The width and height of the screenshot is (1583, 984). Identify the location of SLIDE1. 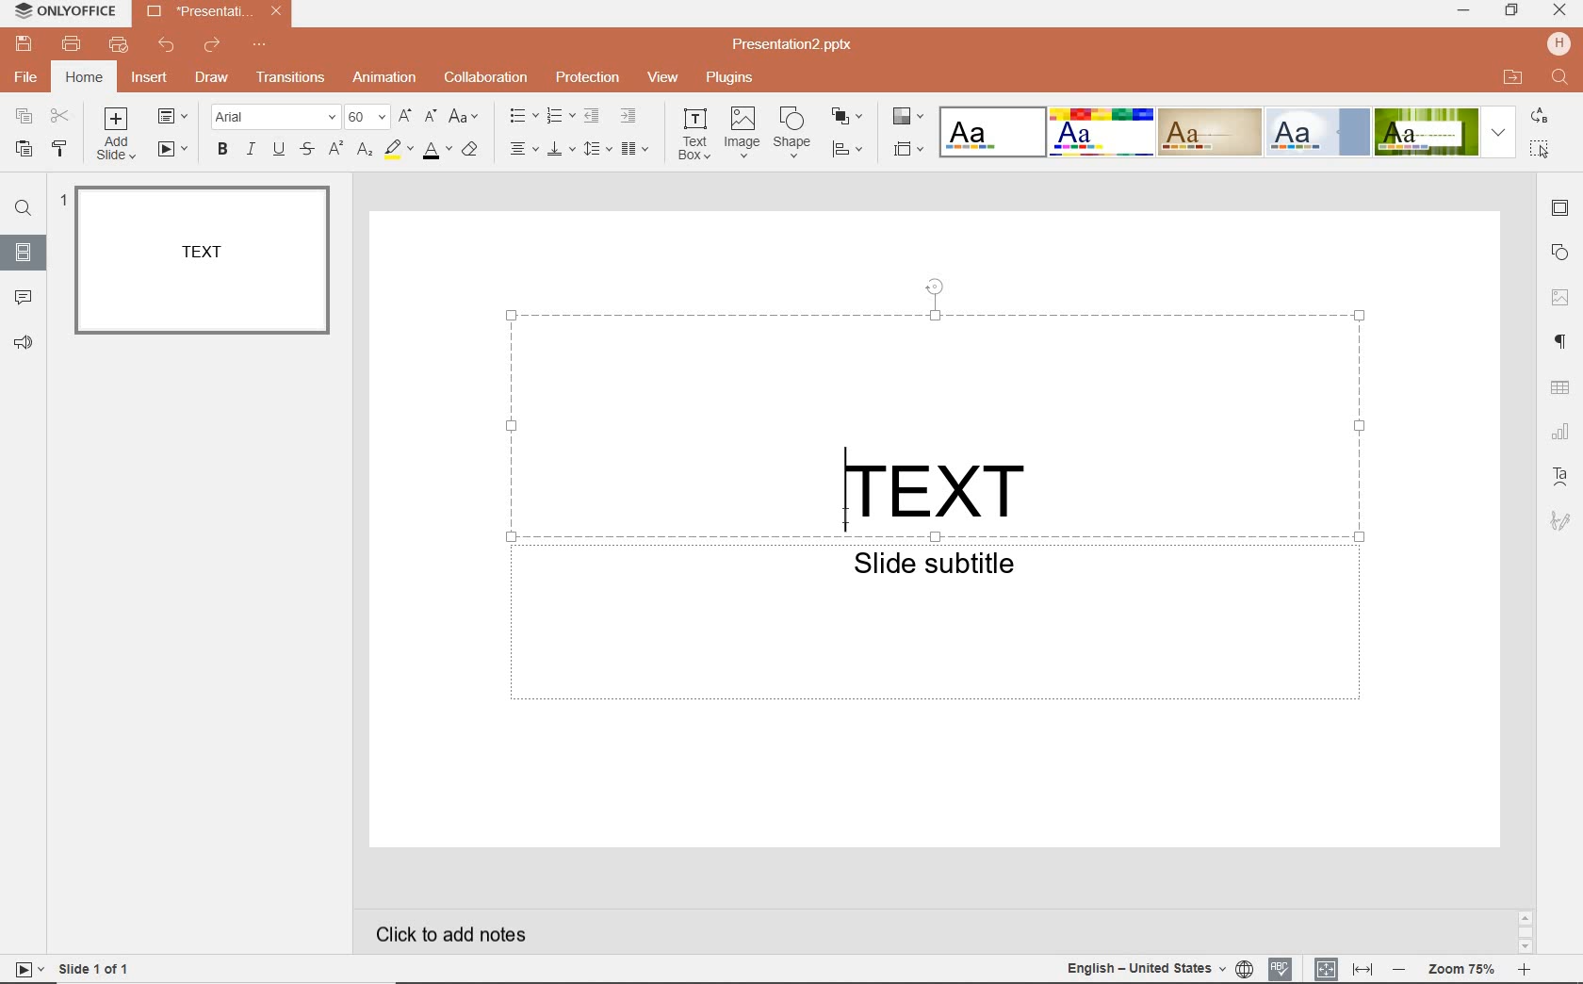
(202, 261).